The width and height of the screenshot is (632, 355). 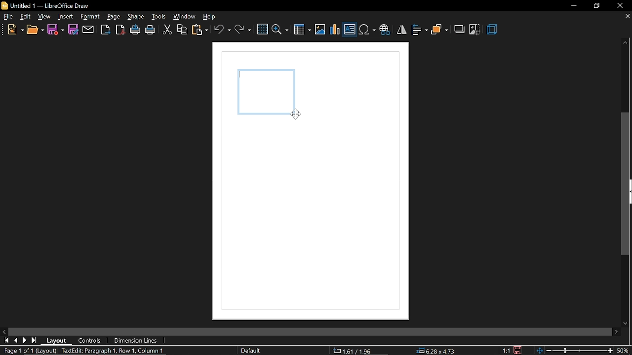 What do you see at coordinates (17, 341) in the screenshot?
I see `previous page` at bounding box center [17, 341].